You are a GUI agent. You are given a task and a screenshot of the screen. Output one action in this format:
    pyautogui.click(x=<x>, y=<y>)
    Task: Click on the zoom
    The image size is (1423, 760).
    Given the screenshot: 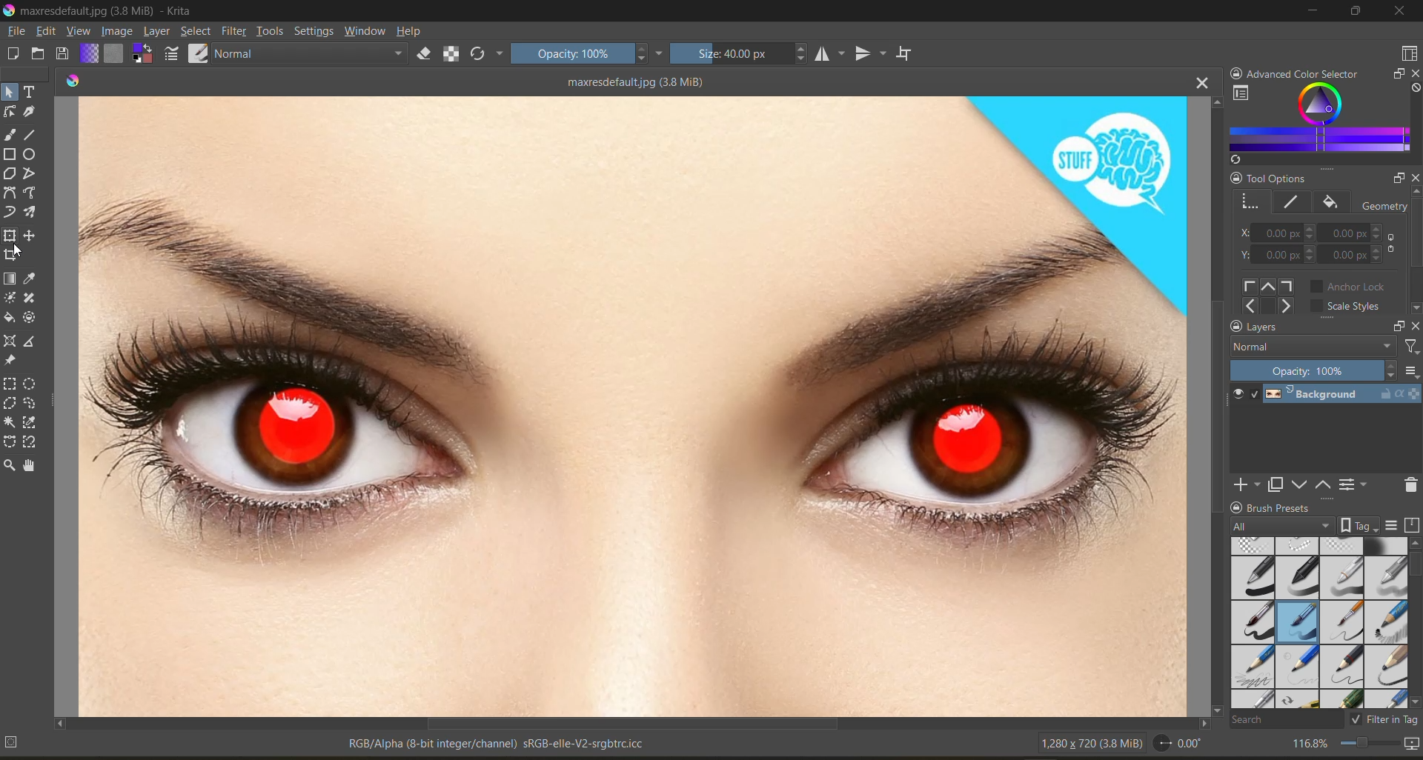 What is the action you would take?
    pyautogui.click(x=1368, y=742)
    